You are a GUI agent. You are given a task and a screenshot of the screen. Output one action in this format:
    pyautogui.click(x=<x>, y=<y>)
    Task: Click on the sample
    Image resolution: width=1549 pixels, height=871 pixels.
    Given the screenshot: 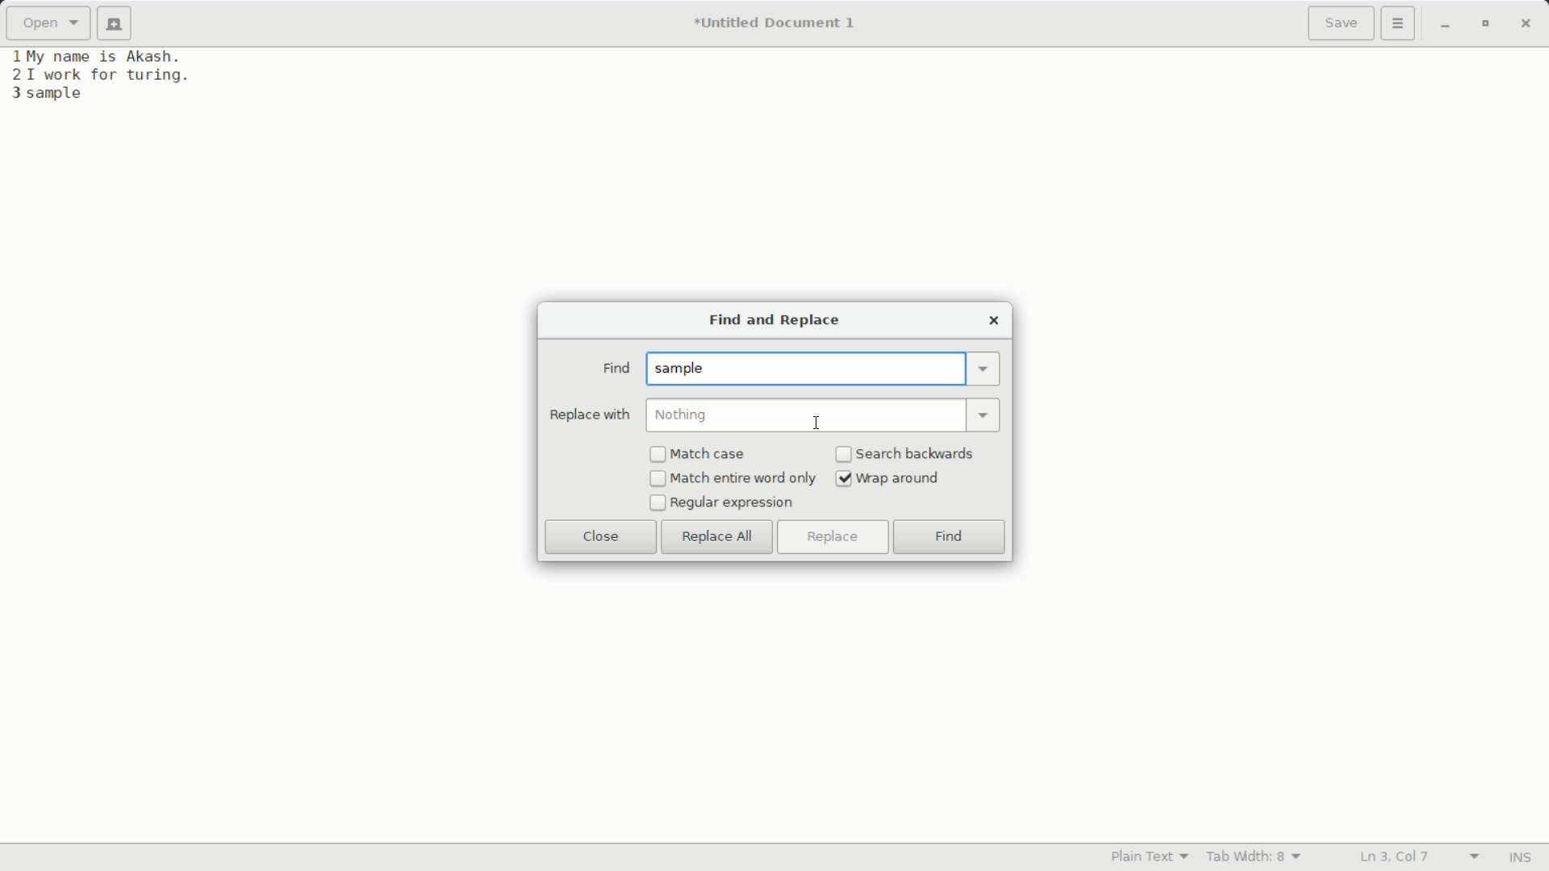 What is the action you would take?
    pyautogui.click(x=684, y=369)
    